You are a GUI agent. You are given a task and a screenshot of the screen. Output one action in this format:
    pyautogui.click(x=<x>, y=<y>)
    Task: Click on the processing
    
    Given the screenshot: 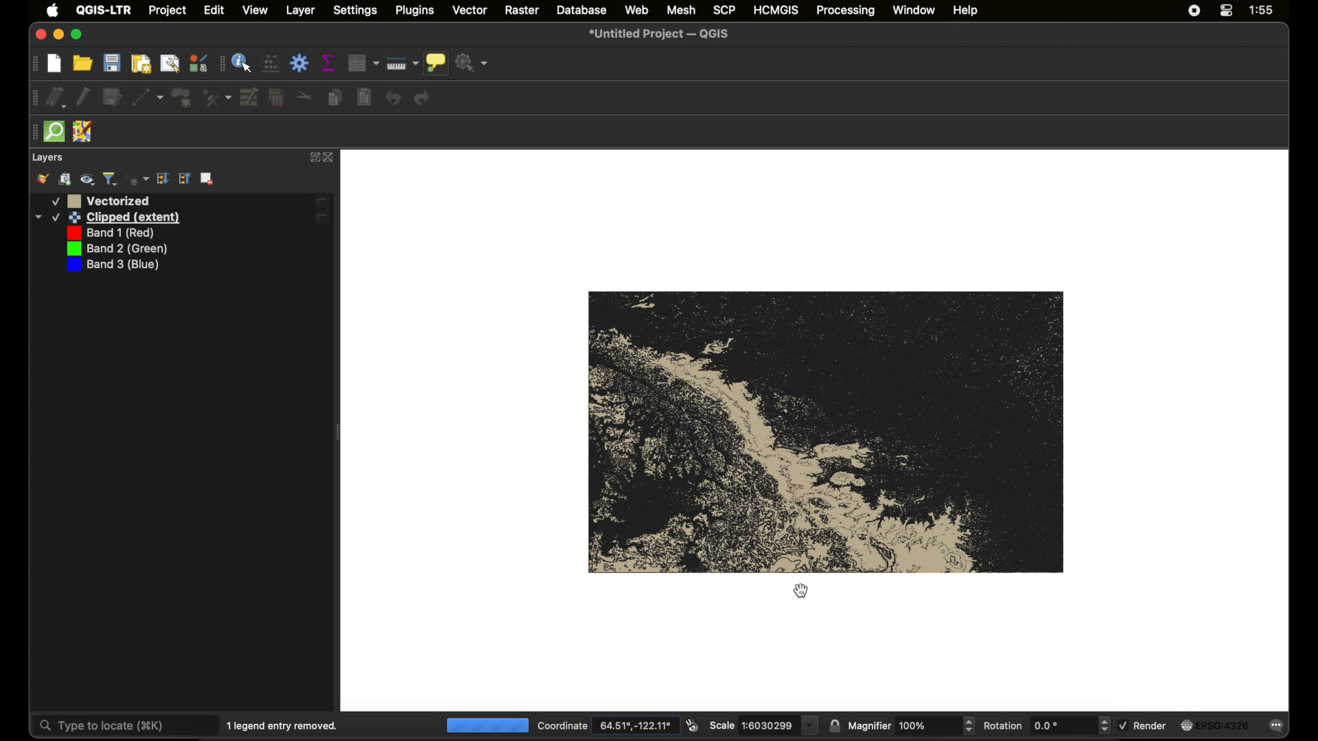 What is the action you would take?
    pyautogui.click(x=846, y=11)
    